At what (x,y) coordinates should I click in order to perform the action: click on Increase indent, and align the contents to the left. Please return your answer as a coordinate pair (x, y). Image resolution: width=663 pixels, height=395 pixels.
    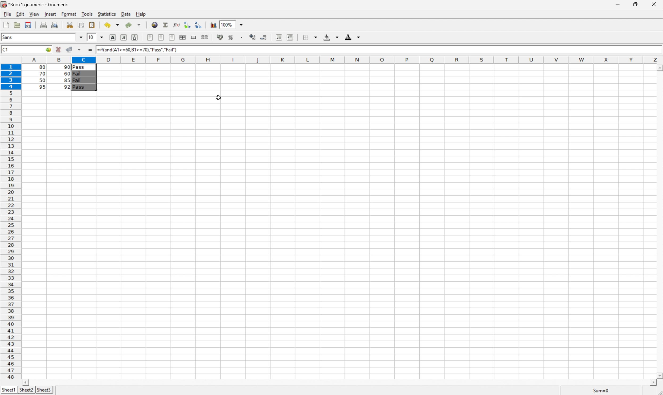
    Looking at the image, I should click on (291, 37).